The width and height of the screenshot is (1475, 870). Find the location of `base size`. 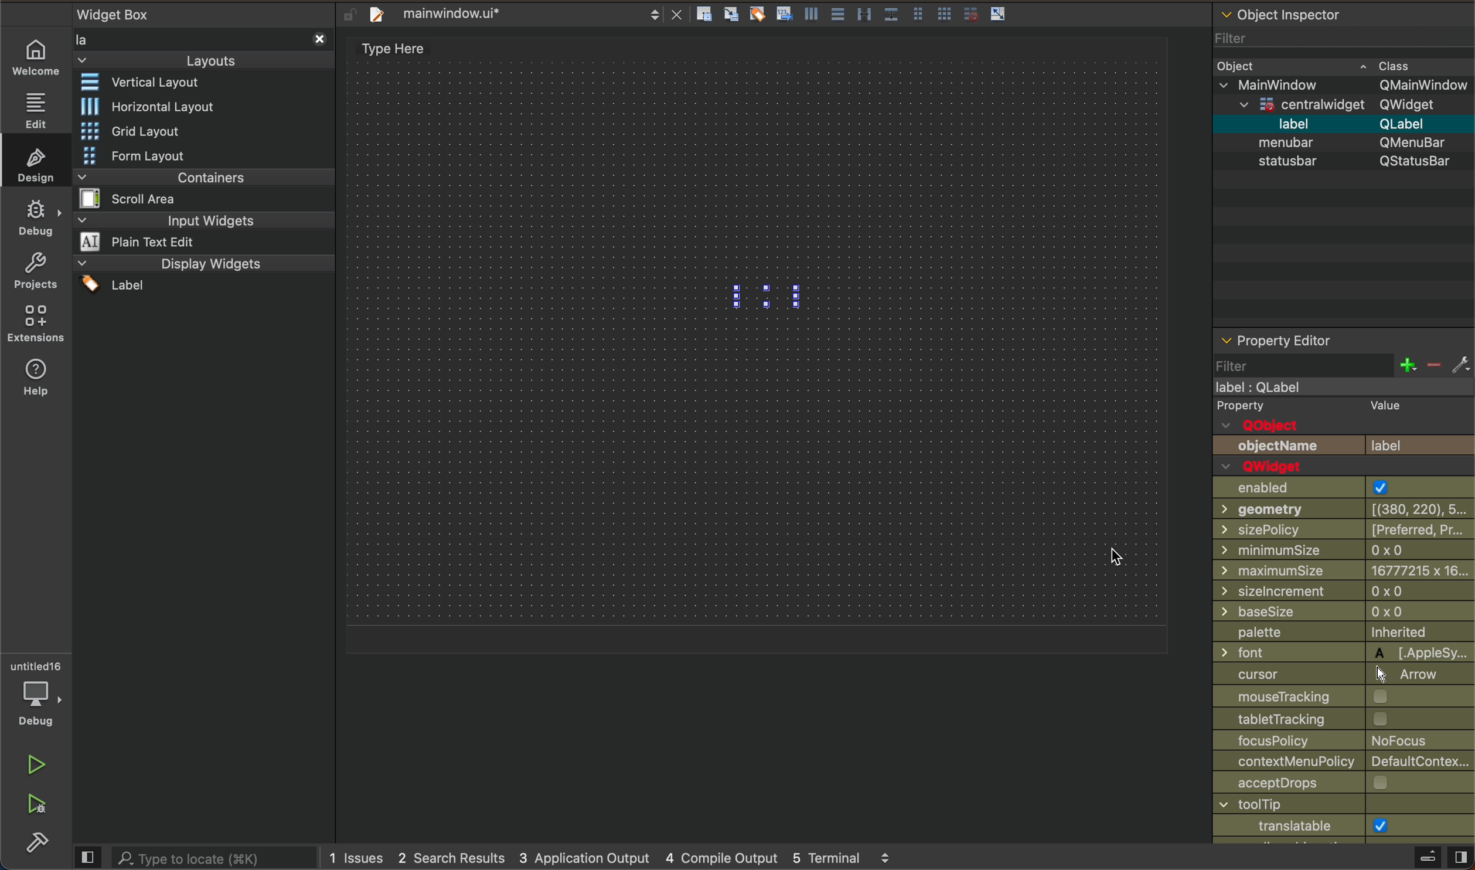

base size is located at coordinates (1342, 613).